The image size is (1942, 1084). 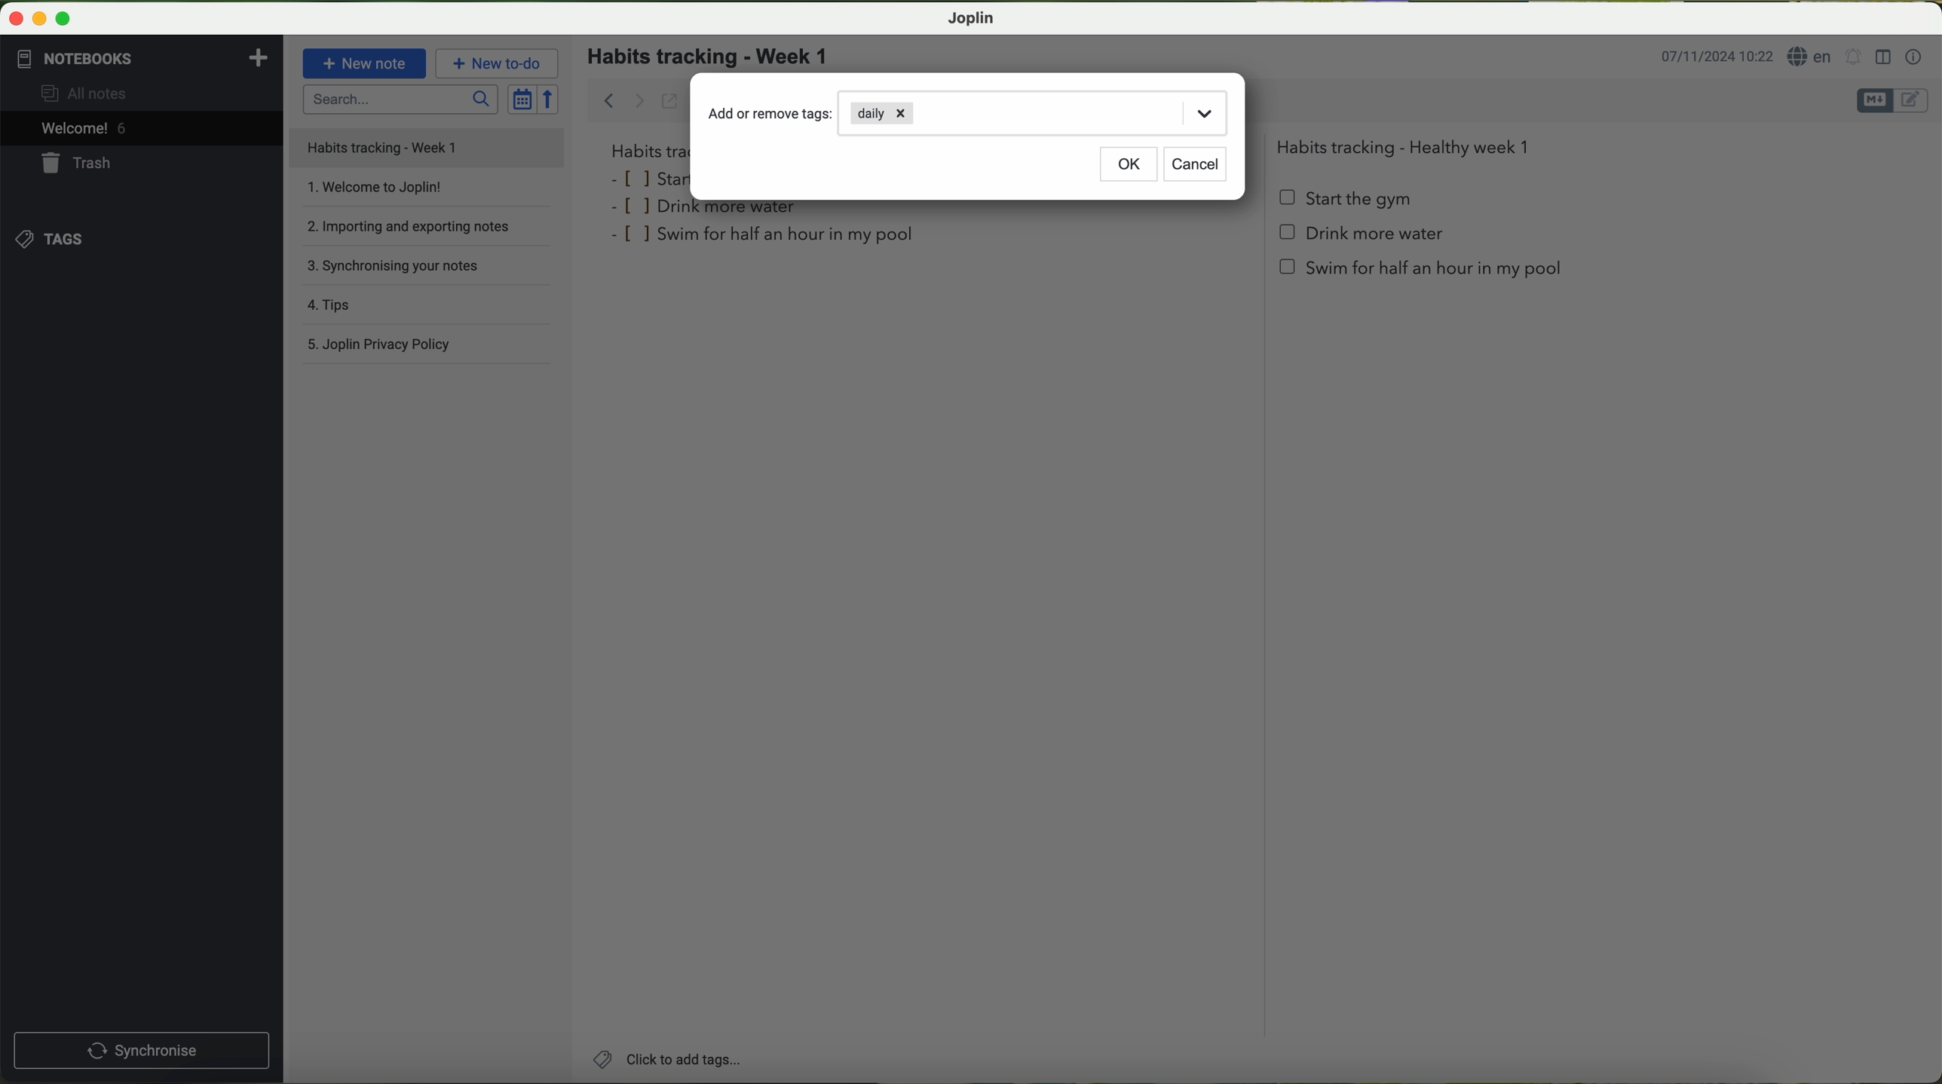 I want to click on notebooks tab, so click(x=144, y=59).